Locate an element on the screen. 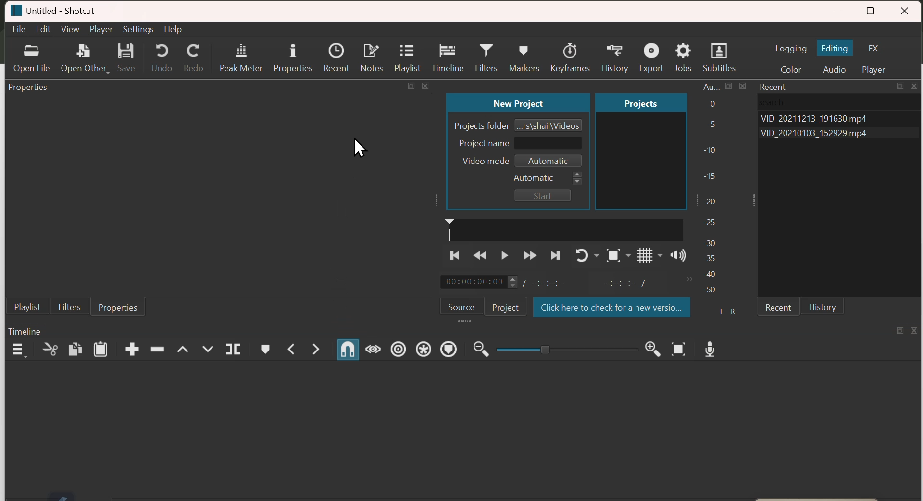 The image size is (923, 501). Logging is located at coordinates (792, 49).